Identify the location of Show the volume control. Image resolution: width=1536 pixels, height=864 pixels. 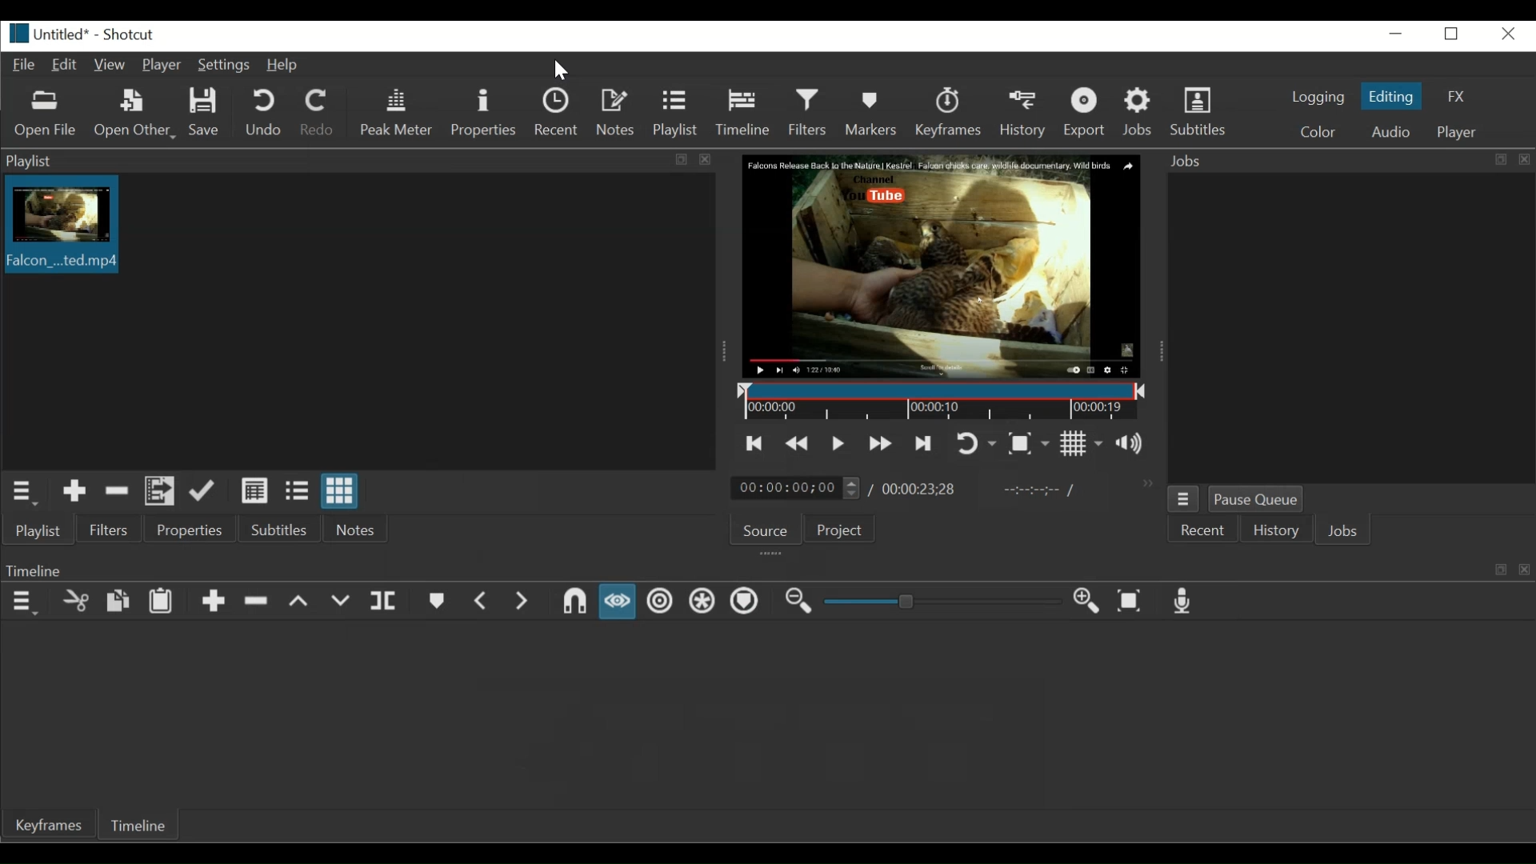
(1134, 443).